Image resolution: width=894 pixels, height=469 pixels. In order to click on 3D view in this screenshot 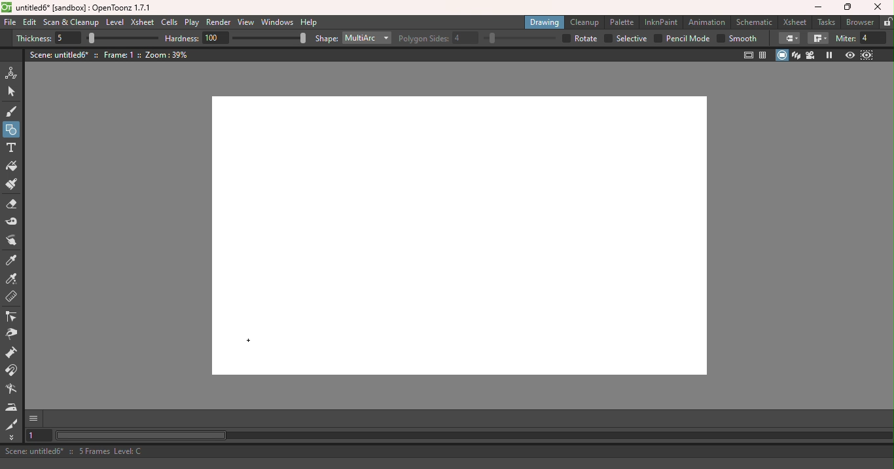, I will do `click(796, 55)`.